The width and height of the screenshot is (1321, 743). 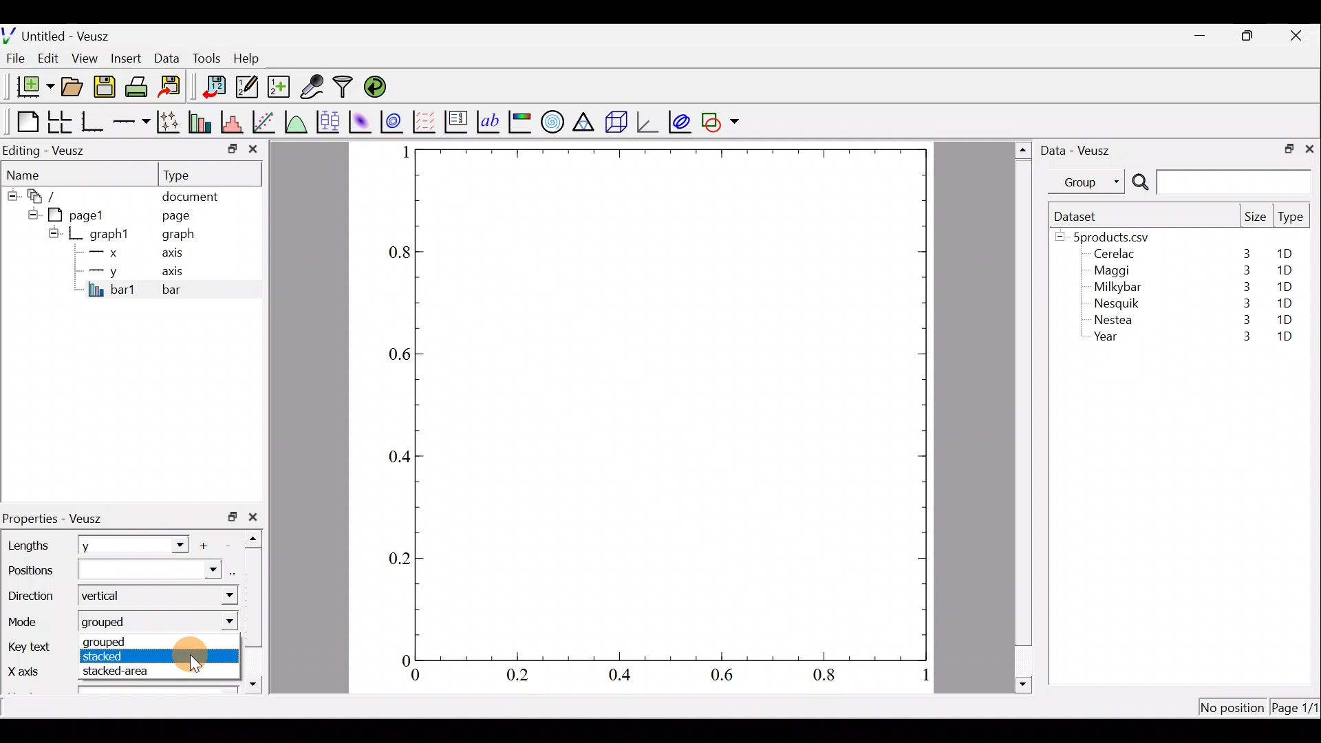 What do you see at coordinates (25, 672) in the screenshot?
I see `X axis` at bounding box center [25, 672].